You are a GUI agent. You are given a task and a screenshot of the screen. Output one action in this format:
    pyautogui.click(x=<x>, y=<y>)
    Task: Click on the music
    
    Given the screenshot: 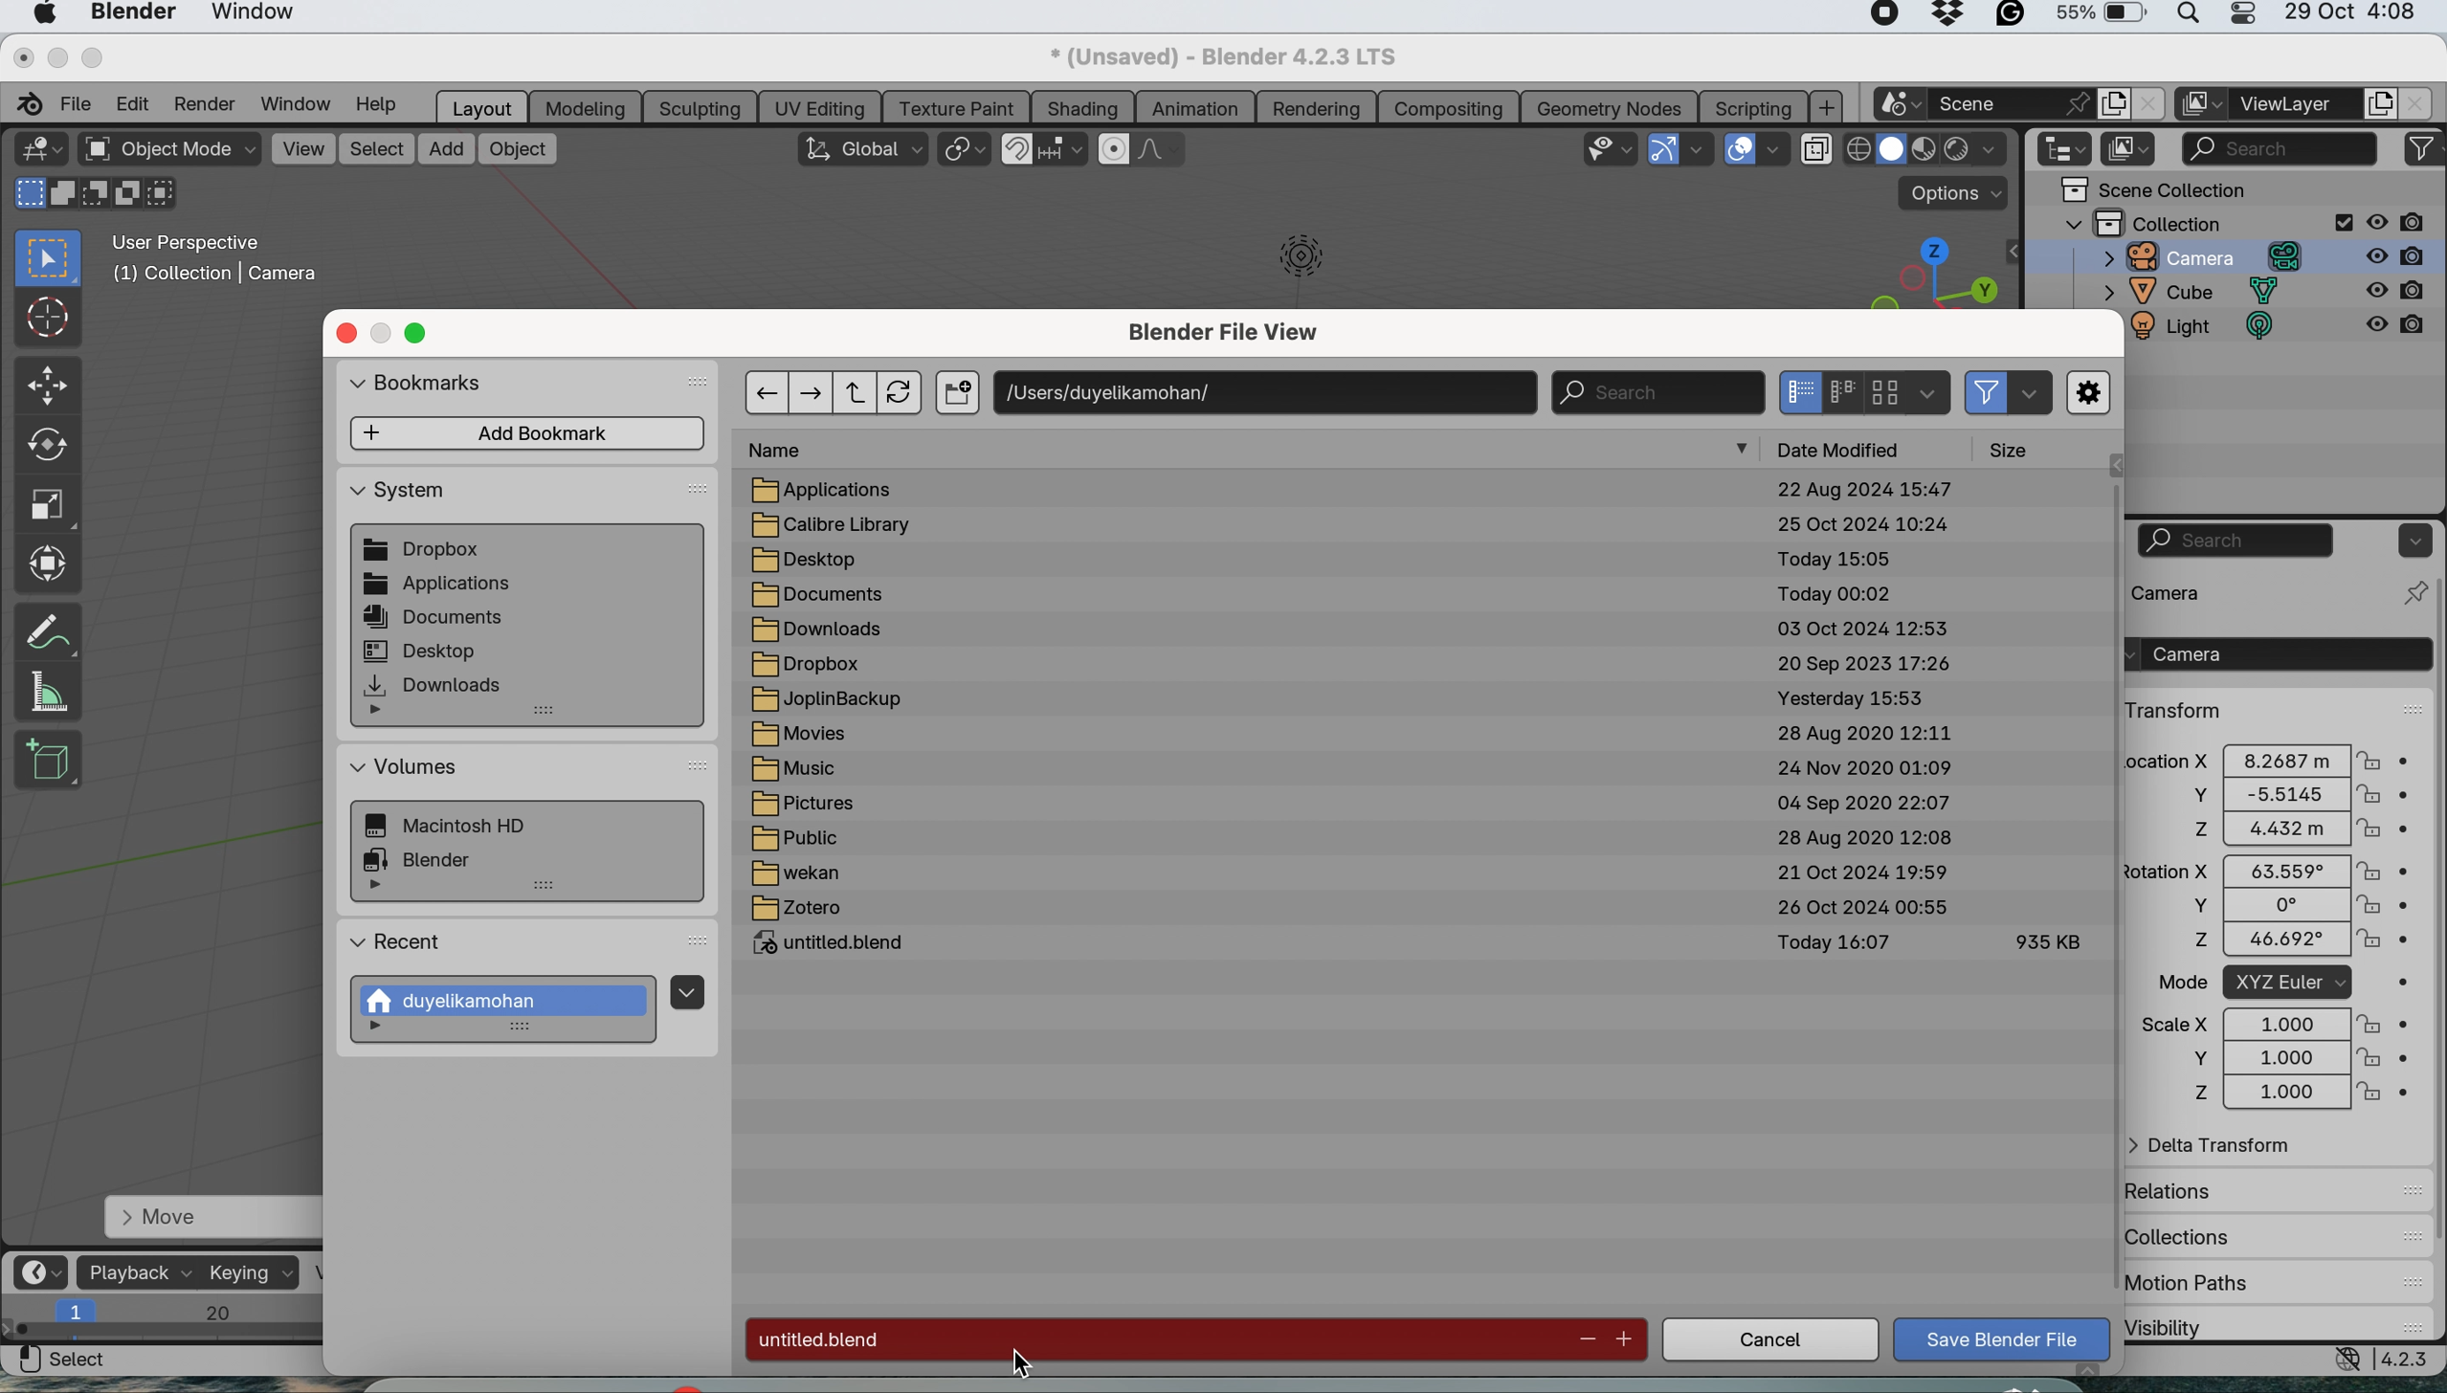 What is the action you would take?
    pyautogui.click(x=807, y=771)
    